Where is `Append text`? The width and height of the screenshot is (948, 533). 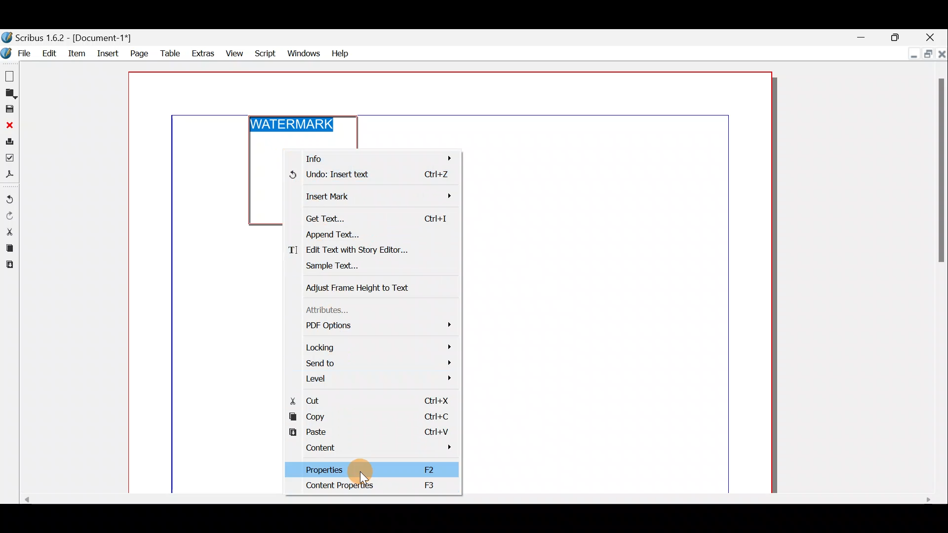
Append text is located at coordinates (369, 234).